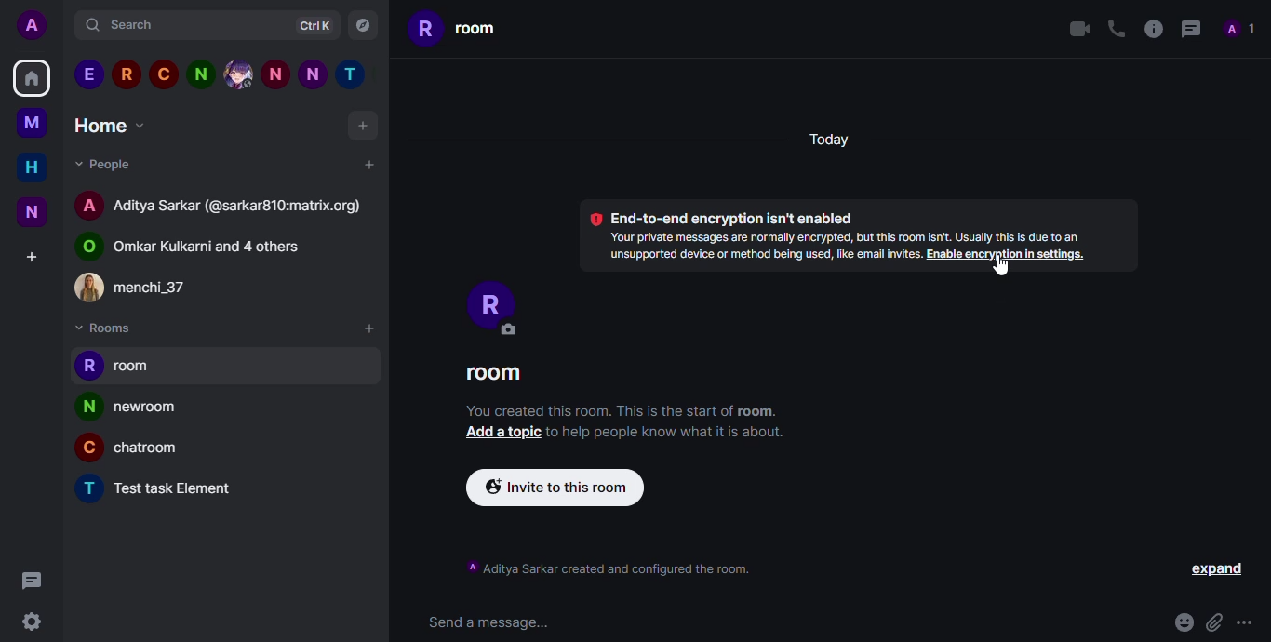 This screenshot has height=642, width=1271. I want to click on more, so click(1248, 622).